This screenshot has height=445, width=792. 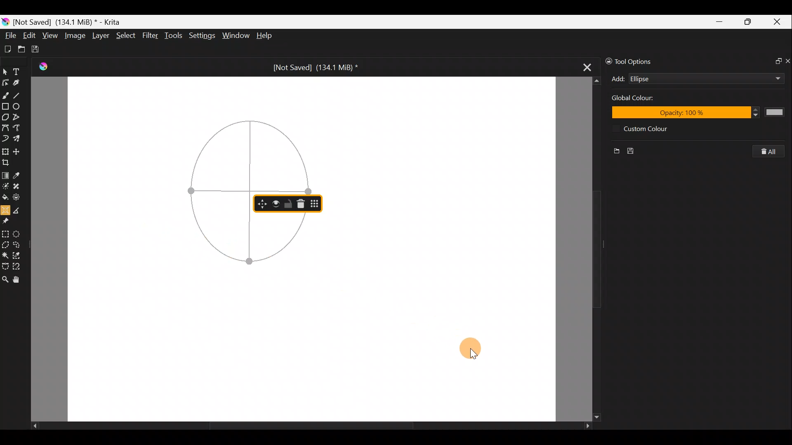 I want to click on [Not Saved] (134.1 MiB), so click(x=319, y=66).